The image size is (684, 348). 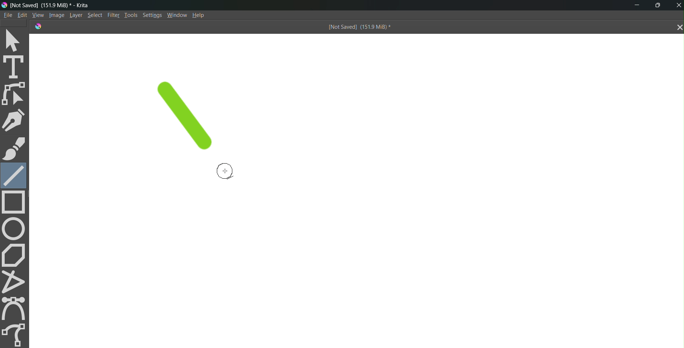 I want to click on View, so click(x=37, y=15).